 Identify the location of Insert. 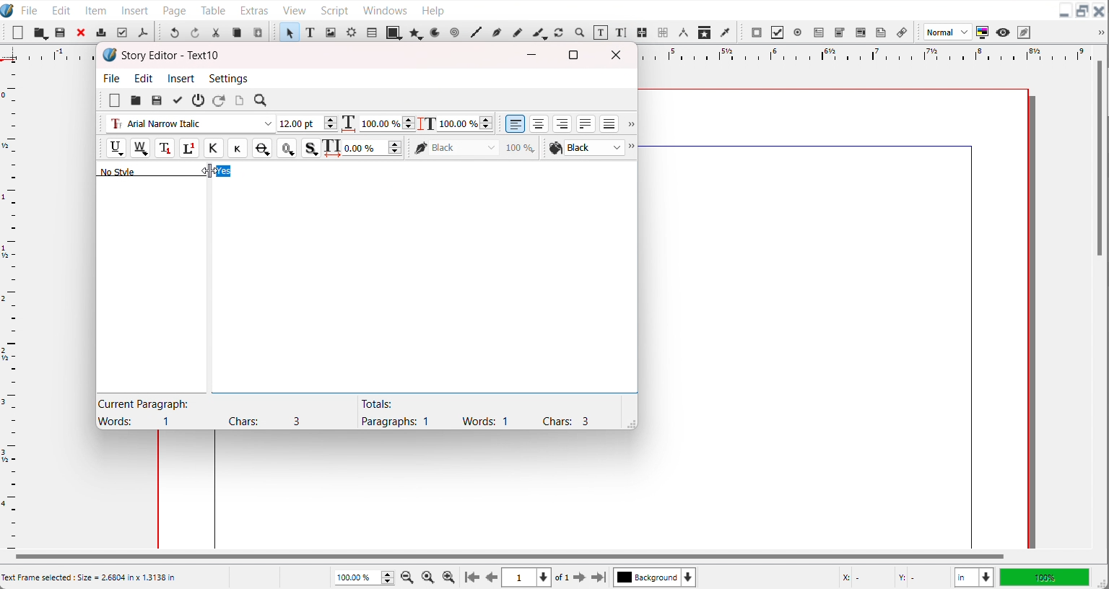
(182, 78).